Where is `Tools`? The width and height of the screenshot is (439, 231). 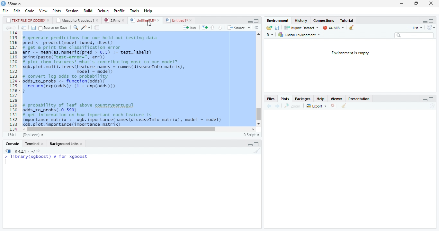
Tools is located at coordinates (134, 11).